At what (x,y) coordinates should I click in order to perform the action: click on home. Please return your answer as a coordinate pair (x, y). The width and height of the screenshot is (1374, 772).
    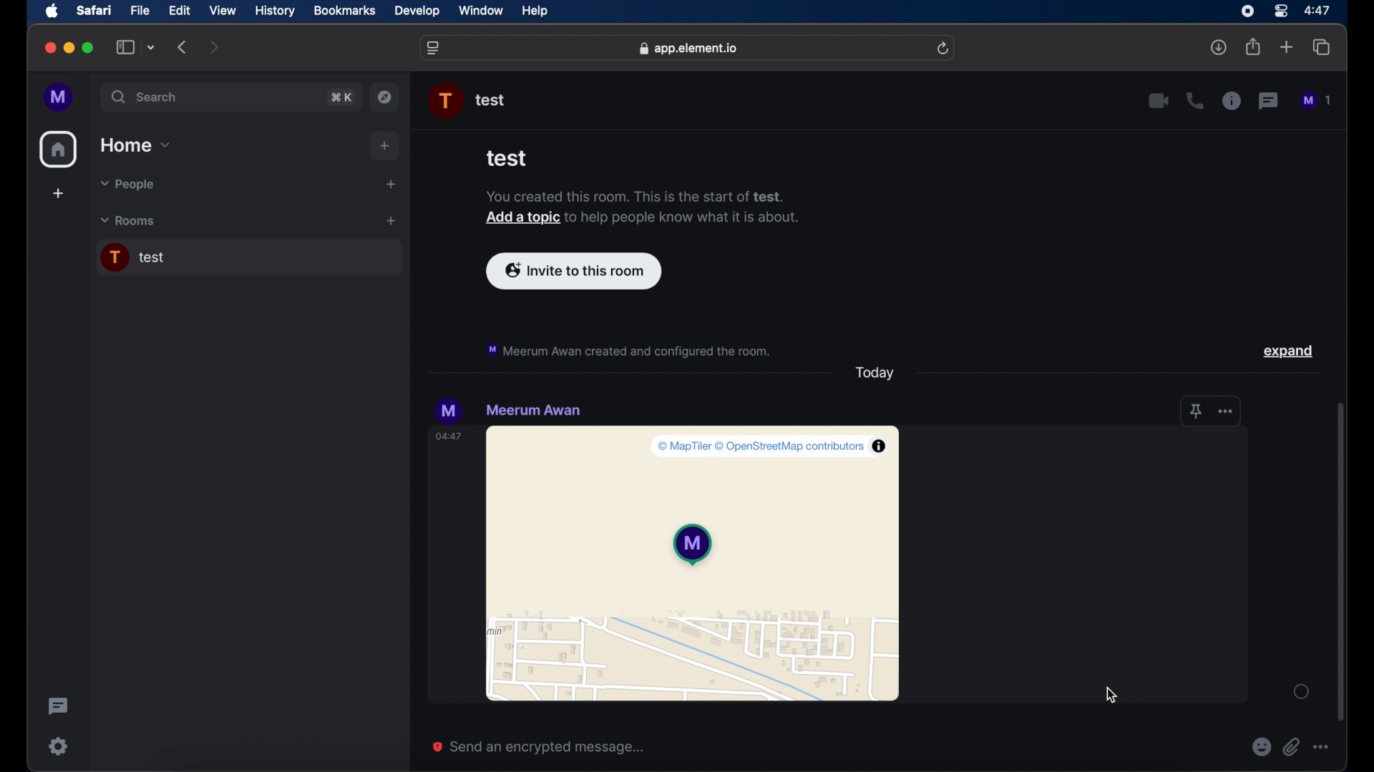
    Looking at the image, I should click on (59, 149).